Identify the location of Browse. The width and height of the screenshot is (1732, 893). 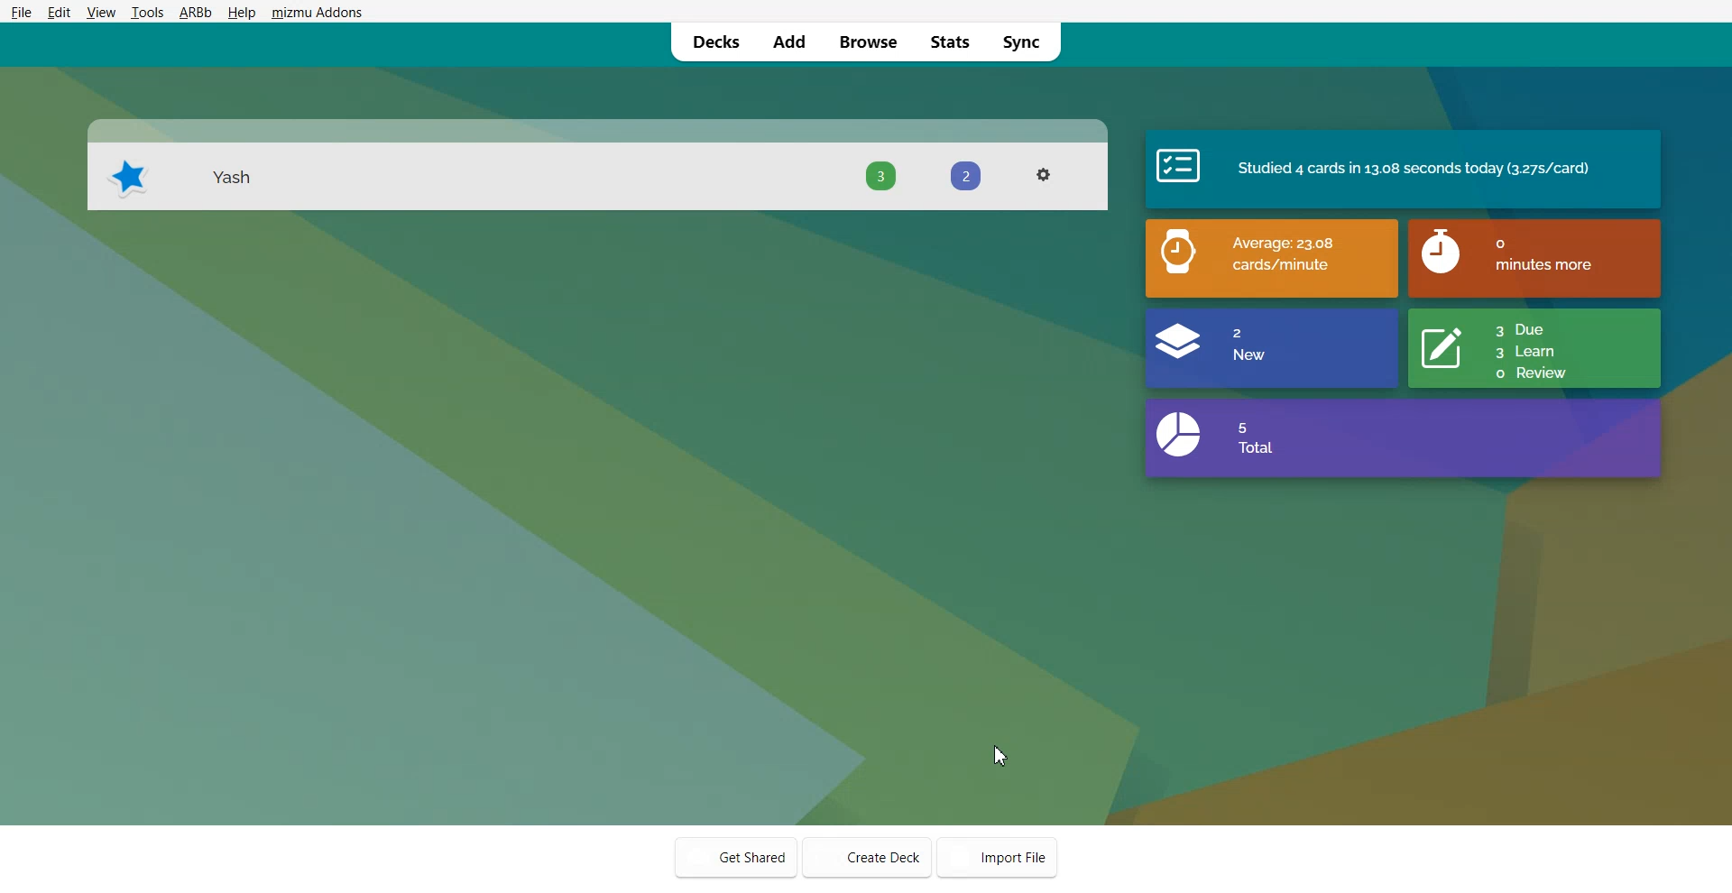
(867, 41).